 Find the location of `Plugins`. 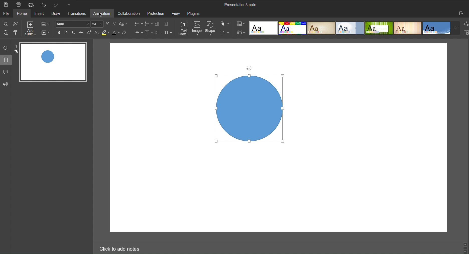

Plugins is located at coordinates (193, 14).